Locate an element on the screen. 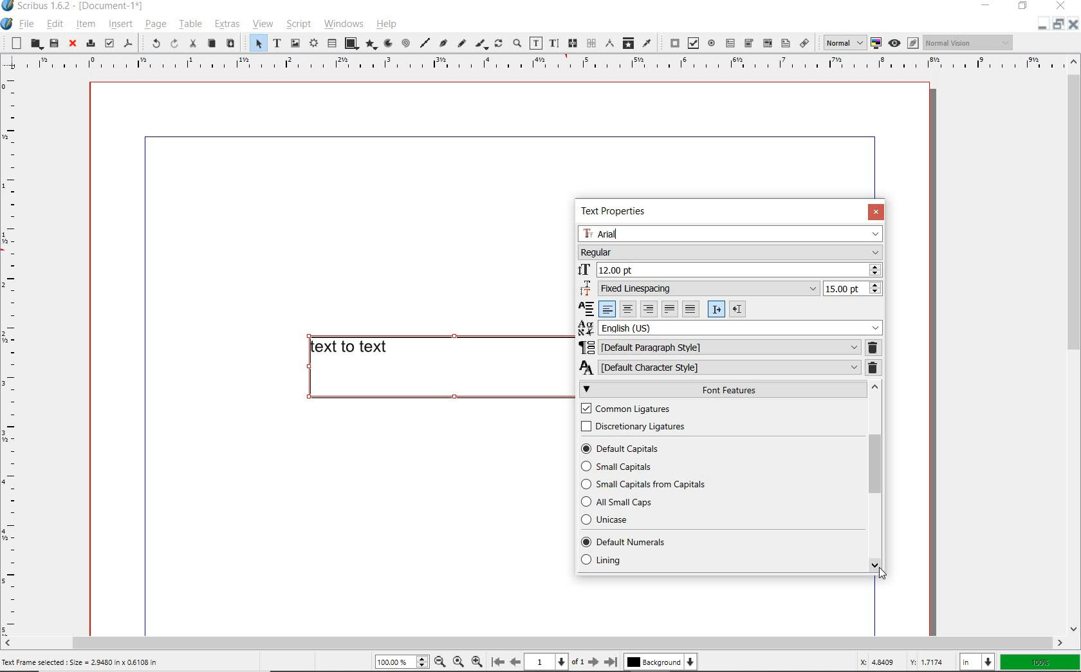 The height and width of the screenshot is (672, 1081). Zoom to 100% is located at coordinates (457, 661).